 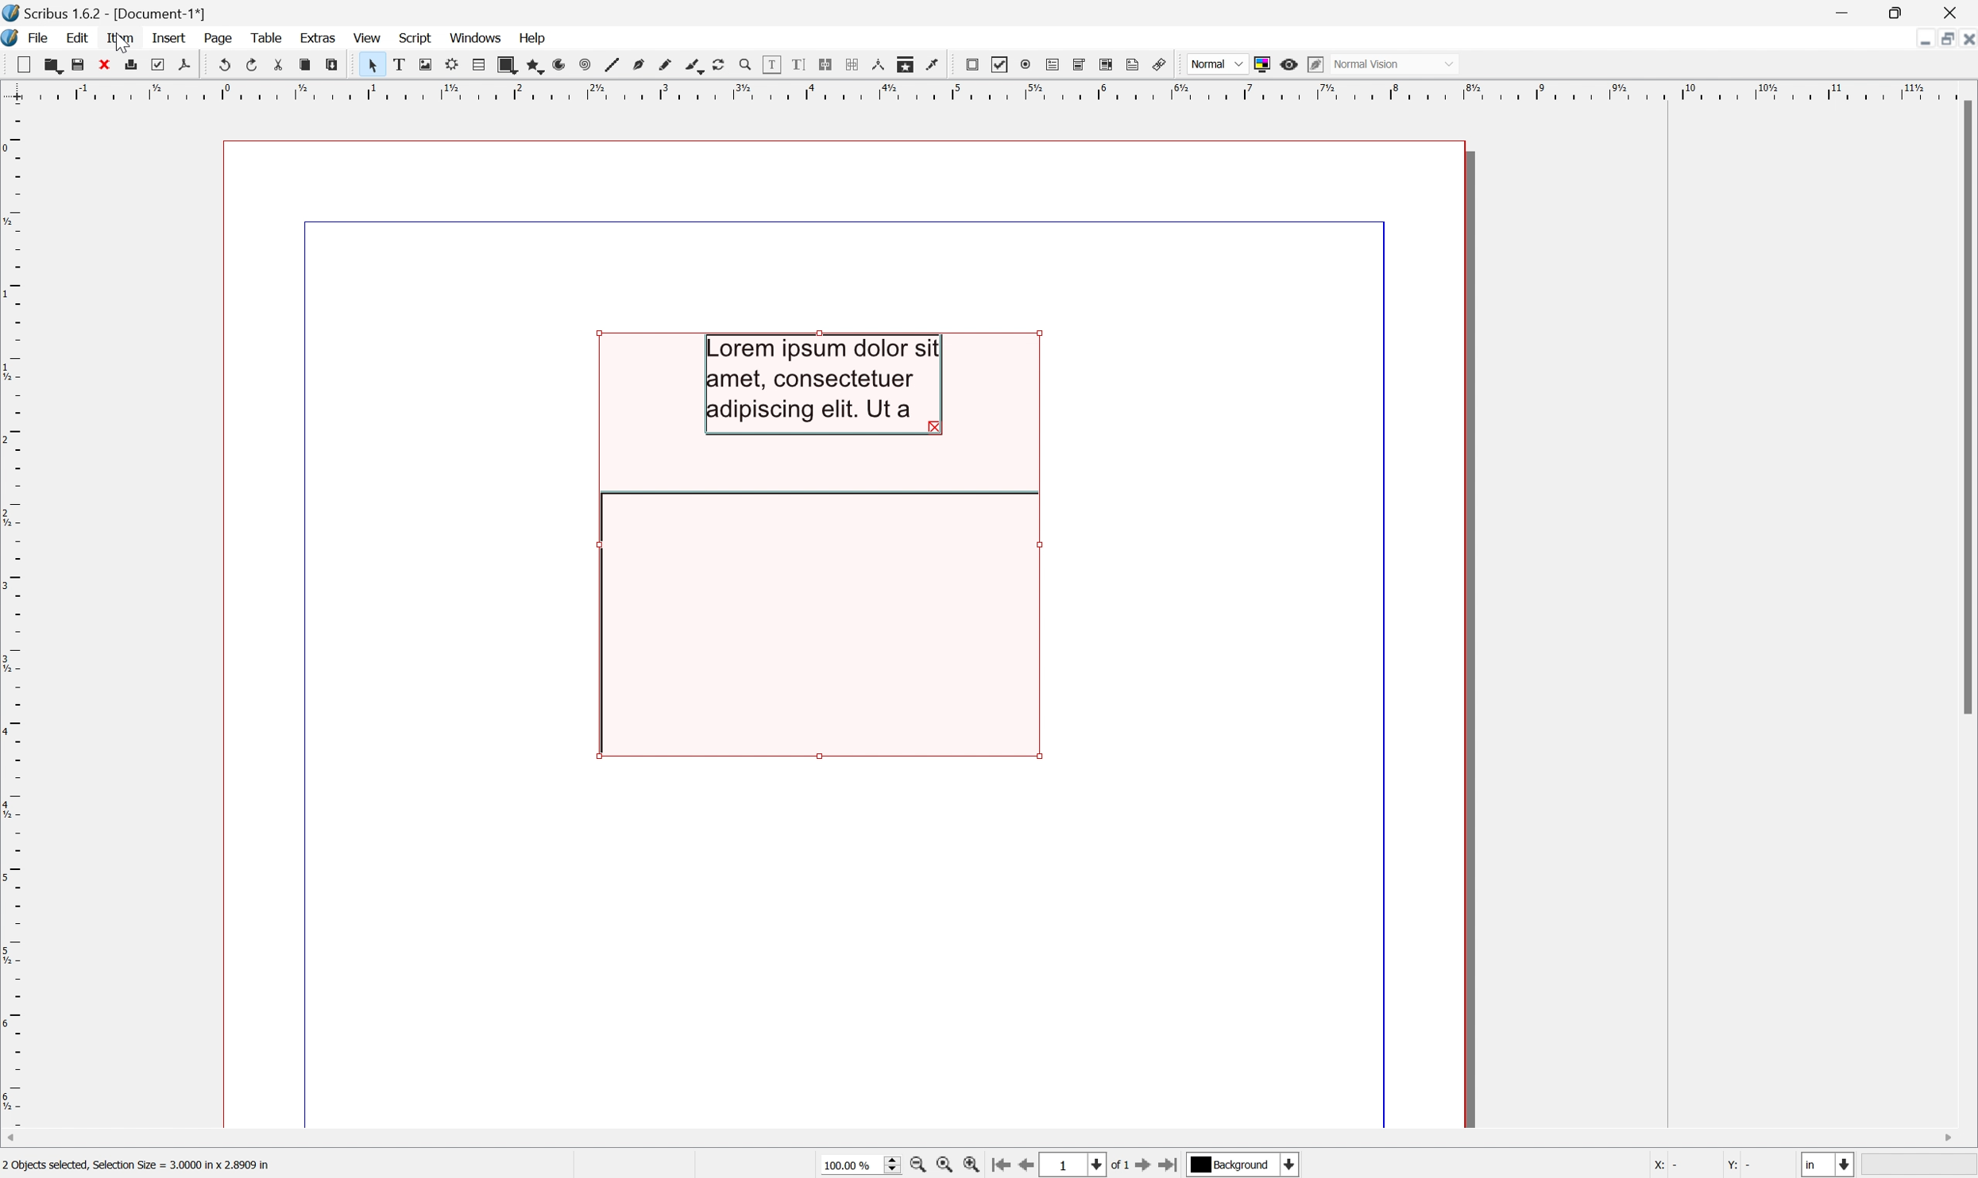 What do you see at coordinates (122, 47) in the screenshot?
I see `Cursor` at bounding box center [122, 47].